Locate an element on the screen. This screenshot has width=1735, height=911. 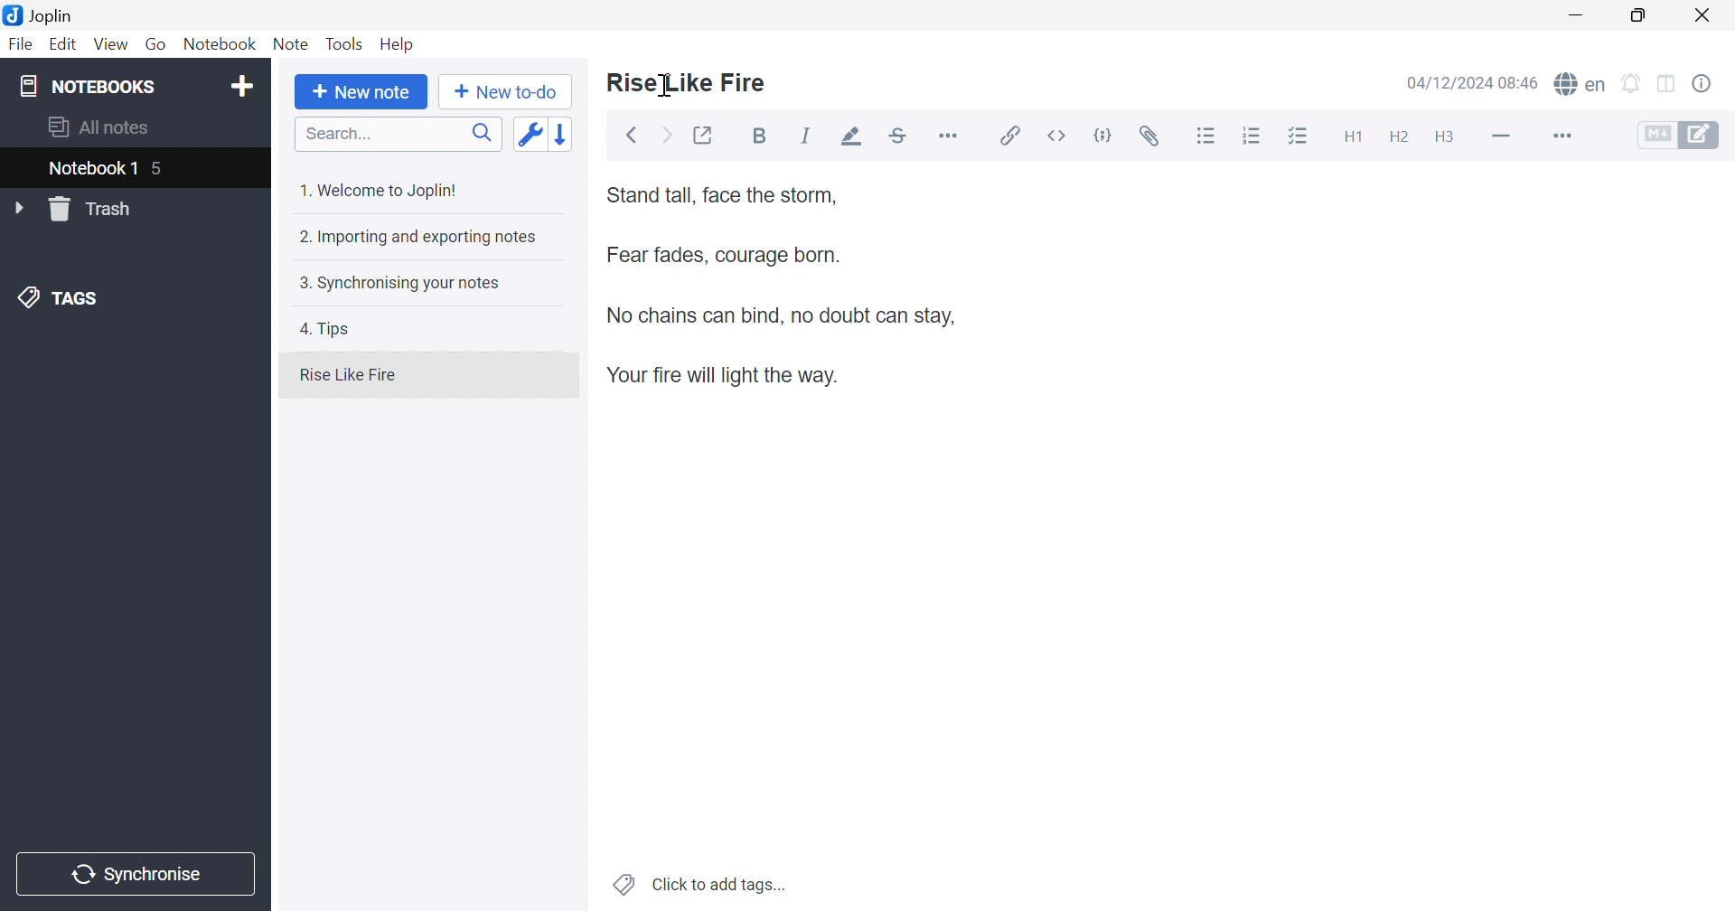
Stand tall, face the storm, is located at coordinates (724, 196).